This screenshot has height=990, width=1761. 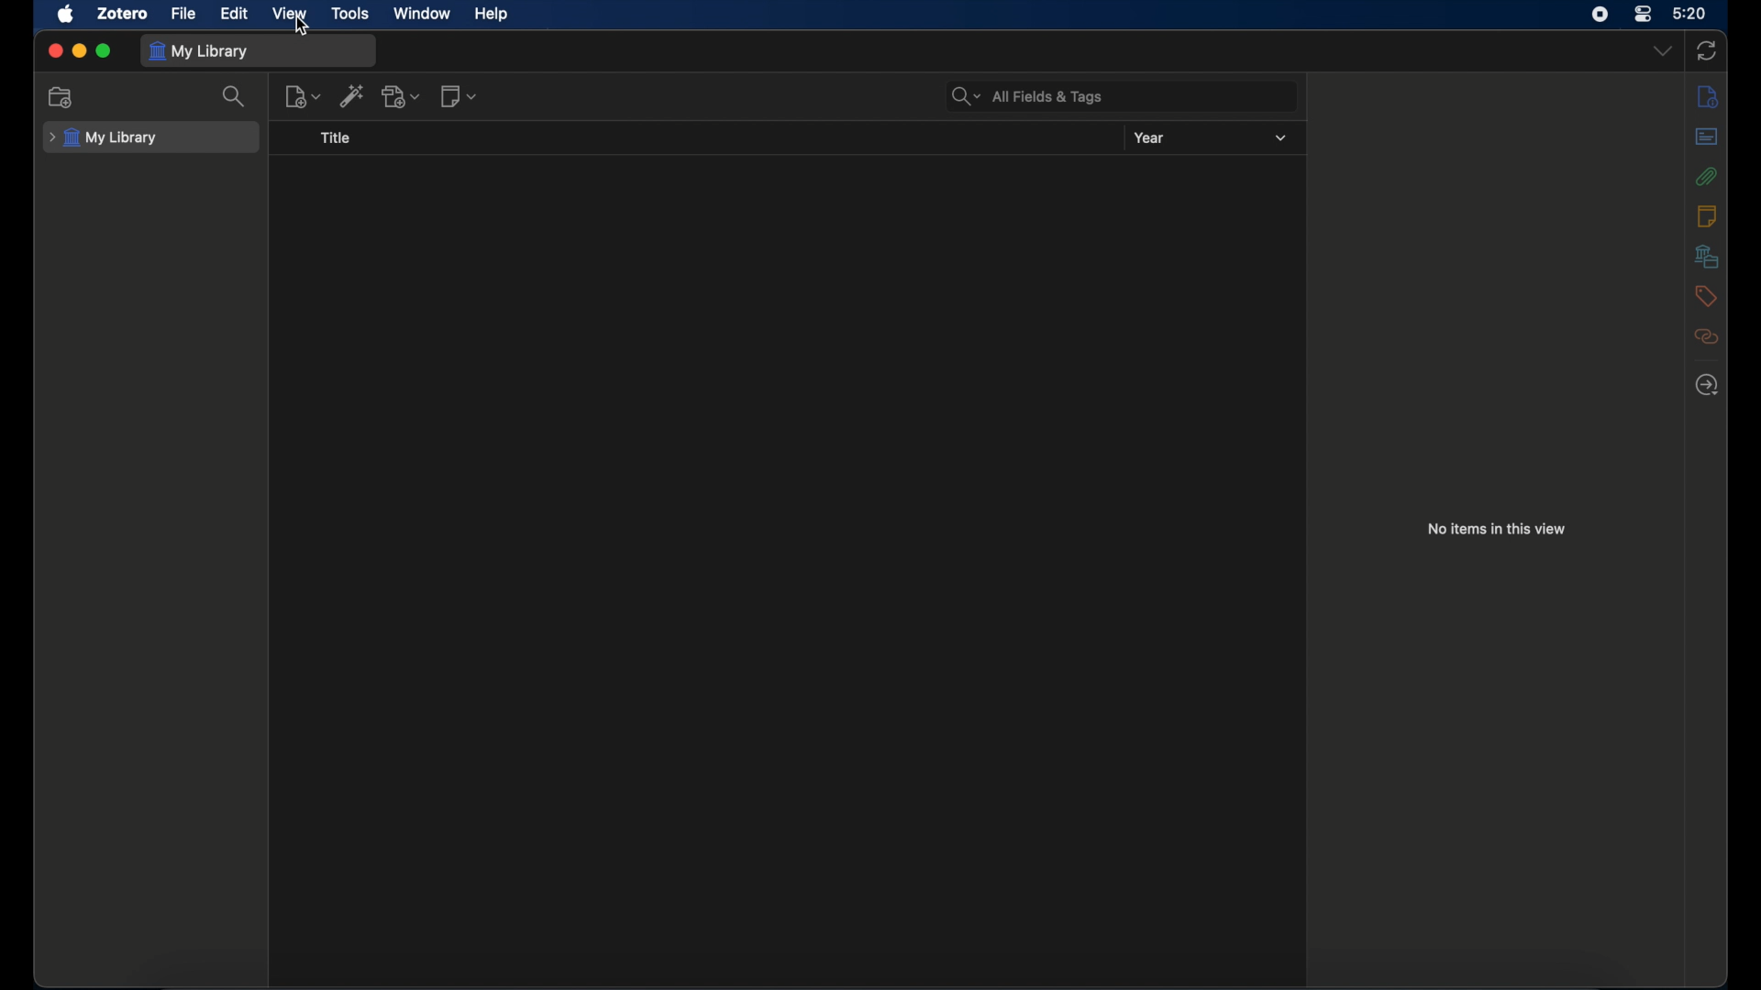 I want to click on info, so click(x=1708, y=97).